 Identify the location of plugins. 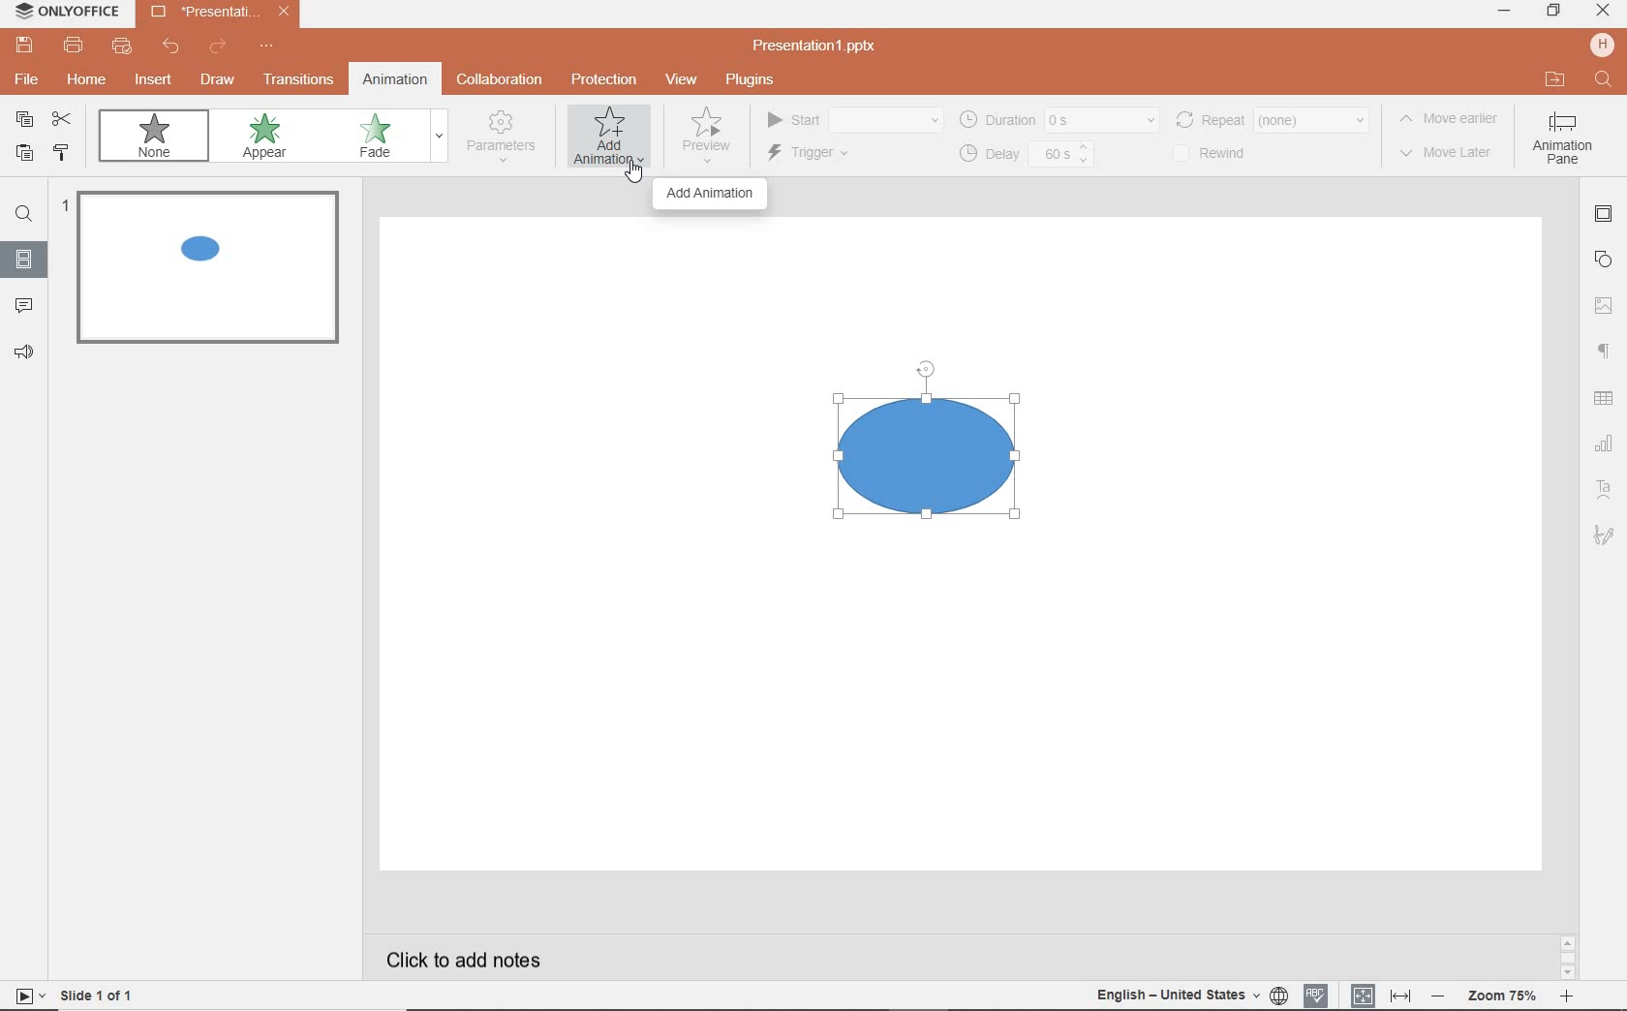
(760, 80).